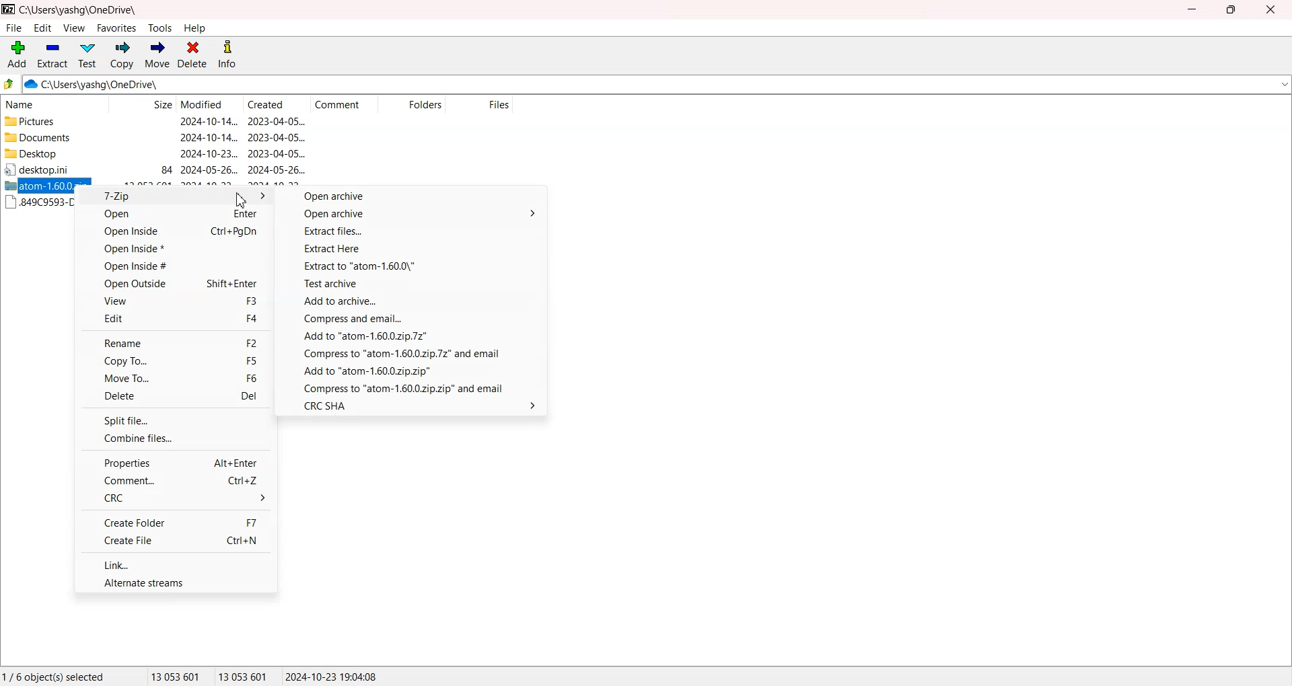 Image resolution: width=1292 pixels, height=686 pixels. Describe the element at coordinates (17, 54) in the screenshot. I see `Add` at that location.